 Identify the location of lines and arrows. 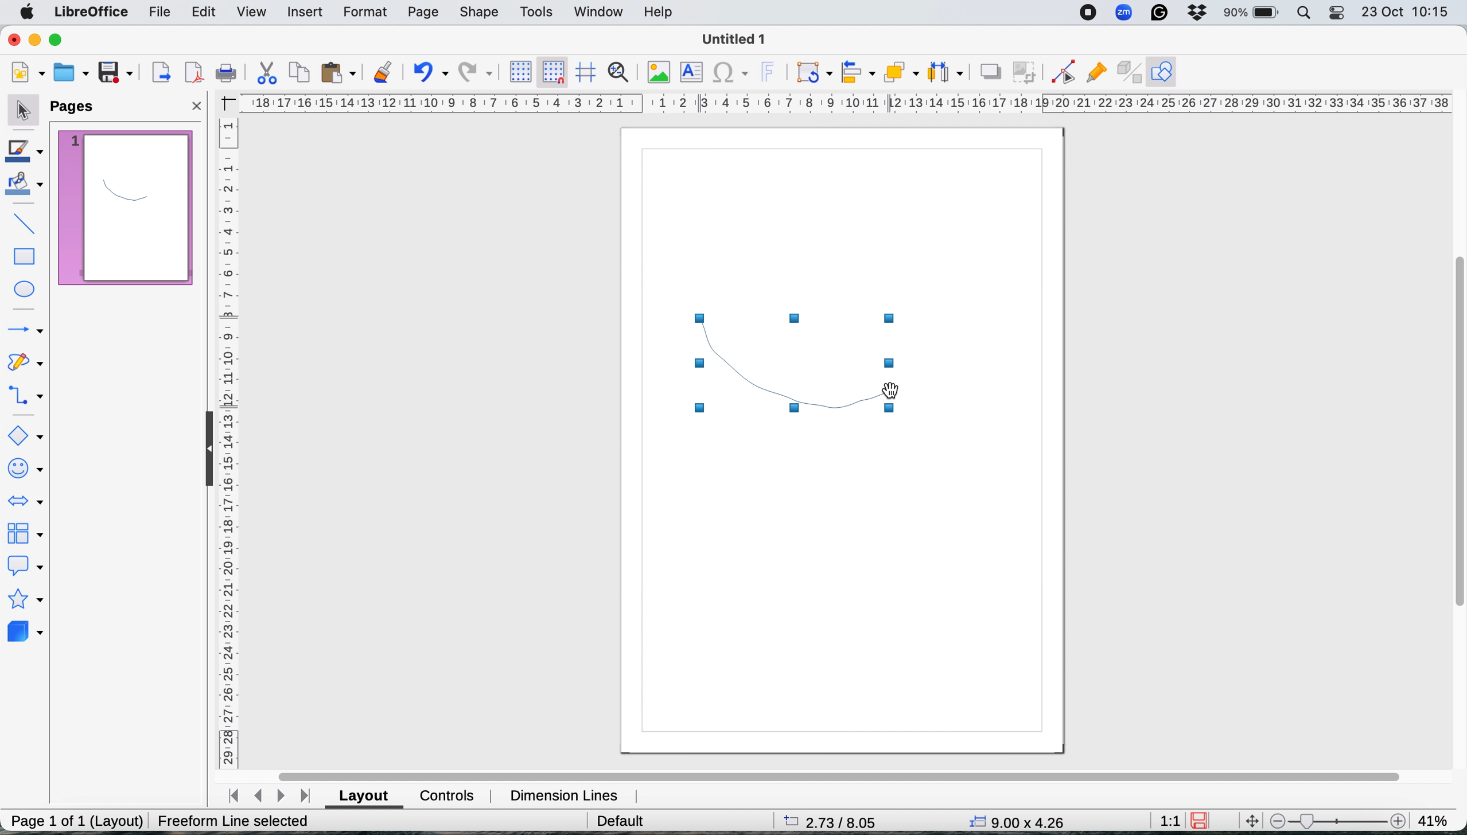
(24, 329).